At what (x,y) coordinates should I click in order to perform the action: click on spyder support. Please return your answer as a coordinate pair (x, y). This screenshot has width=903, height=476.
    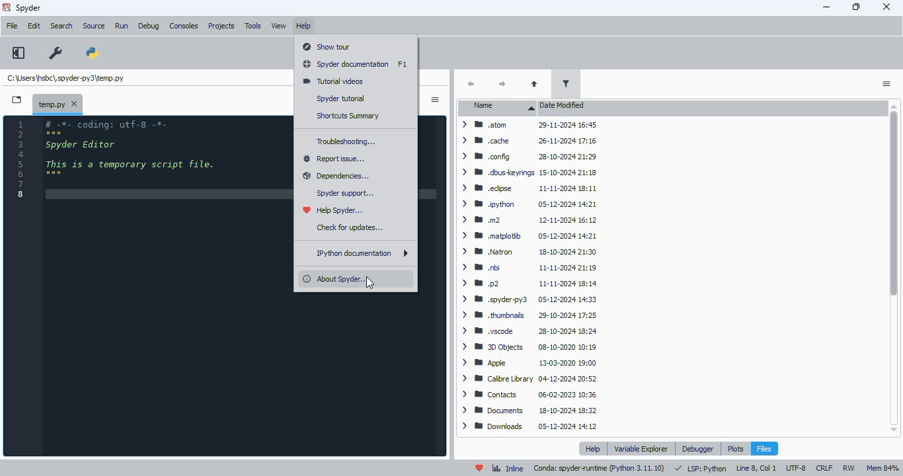
    Looking at the image, I should click on (345, 194).